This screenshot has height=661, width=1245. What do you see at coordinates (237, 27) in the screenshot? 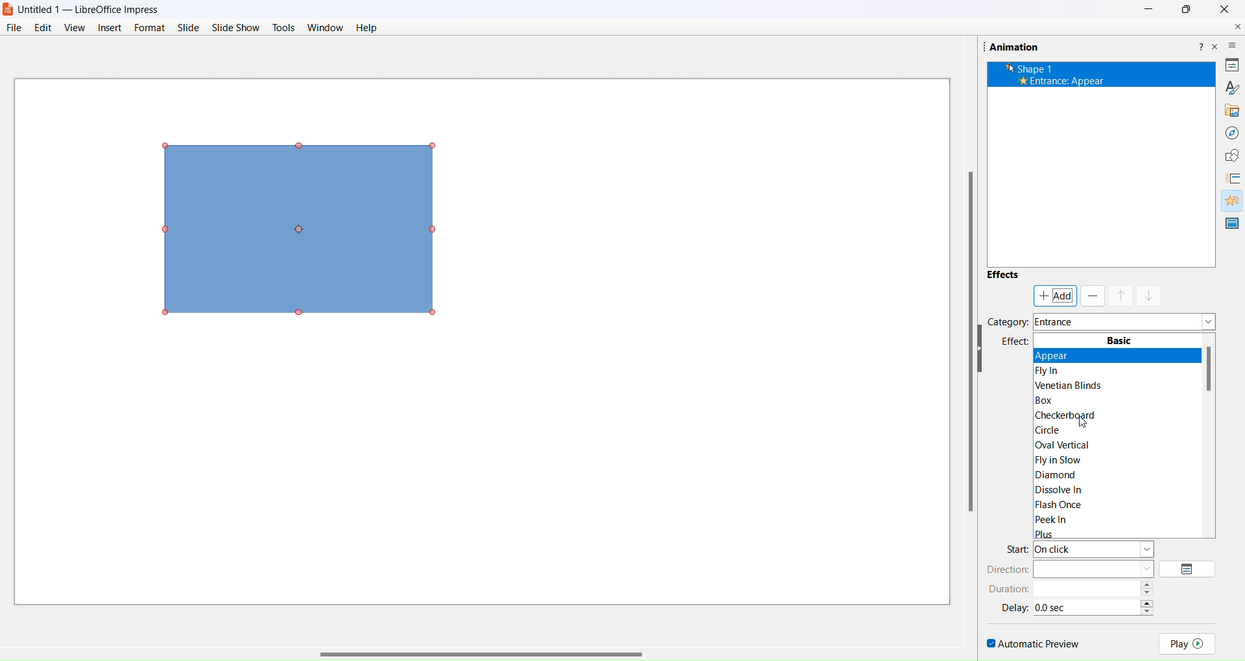
I see `slide show` at bounding box center [237, 27].